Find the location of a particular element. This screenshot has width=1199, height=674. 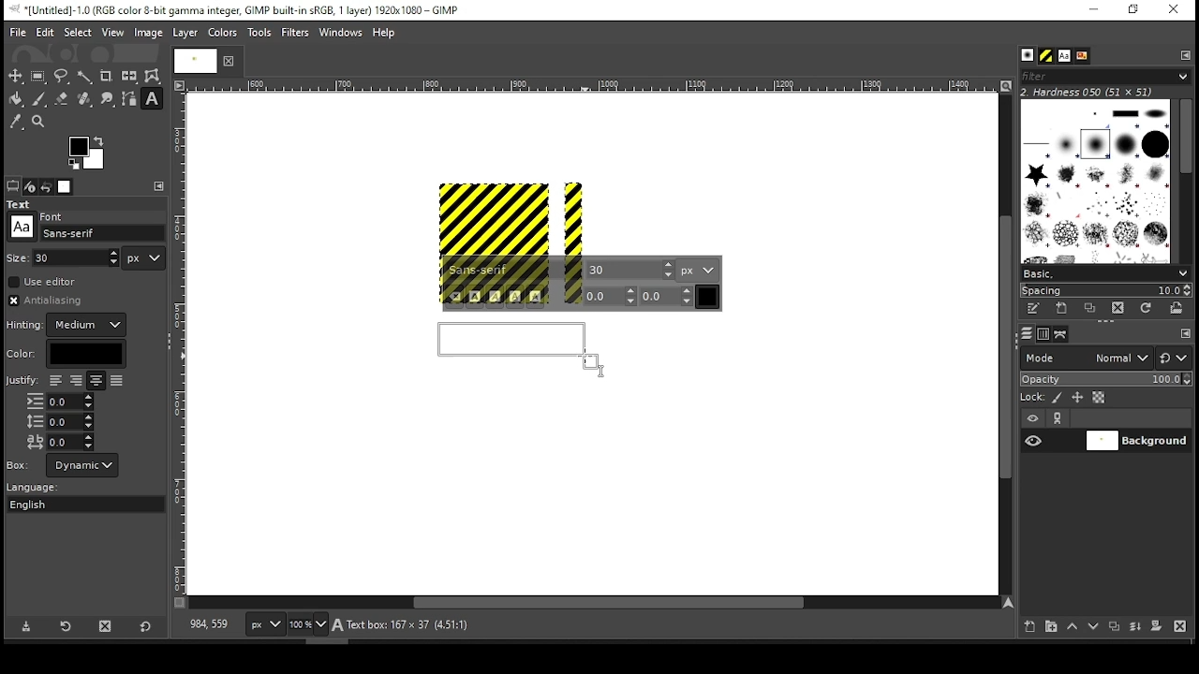

spacing is located at coordinates (1105, 290).